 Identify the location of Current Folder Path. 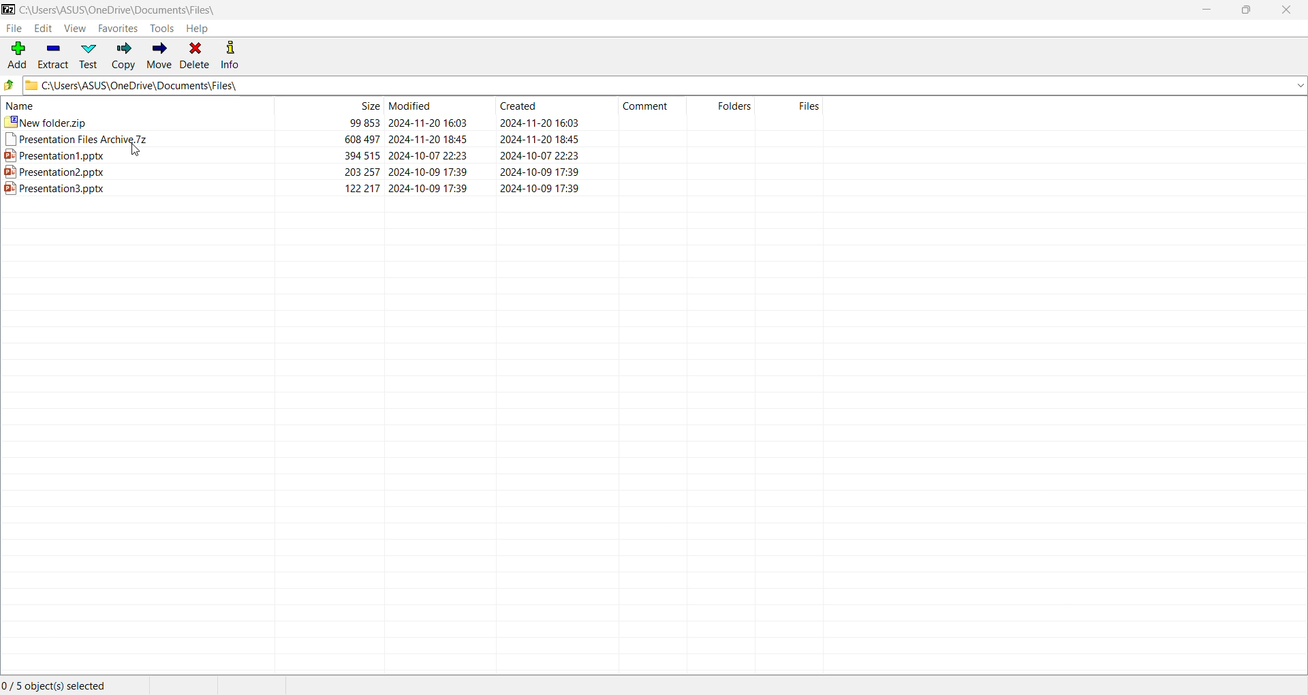
(666, 85).